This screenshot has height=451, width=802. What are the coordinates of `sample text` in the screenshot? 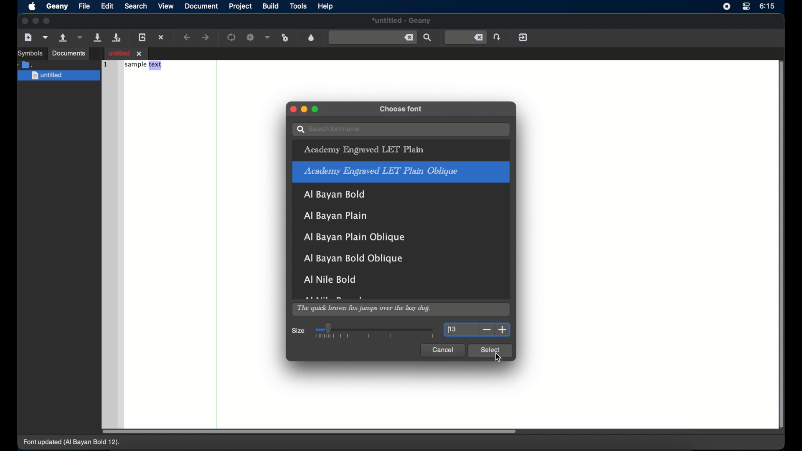 It's located at (144, 66).